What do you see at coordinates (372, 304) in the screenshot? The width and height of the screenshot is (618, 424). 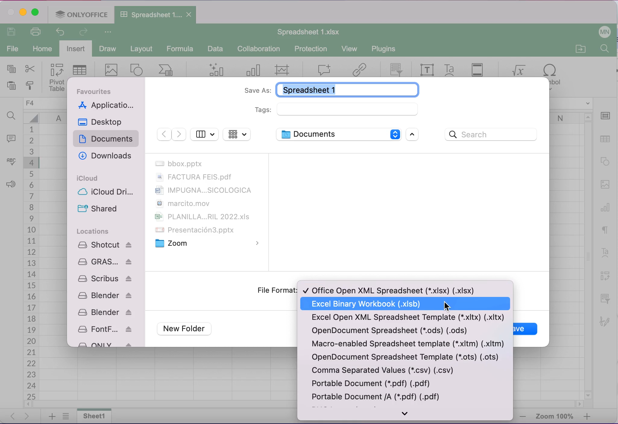 I see `excel binary workbook` at bounding box center [372, 304].